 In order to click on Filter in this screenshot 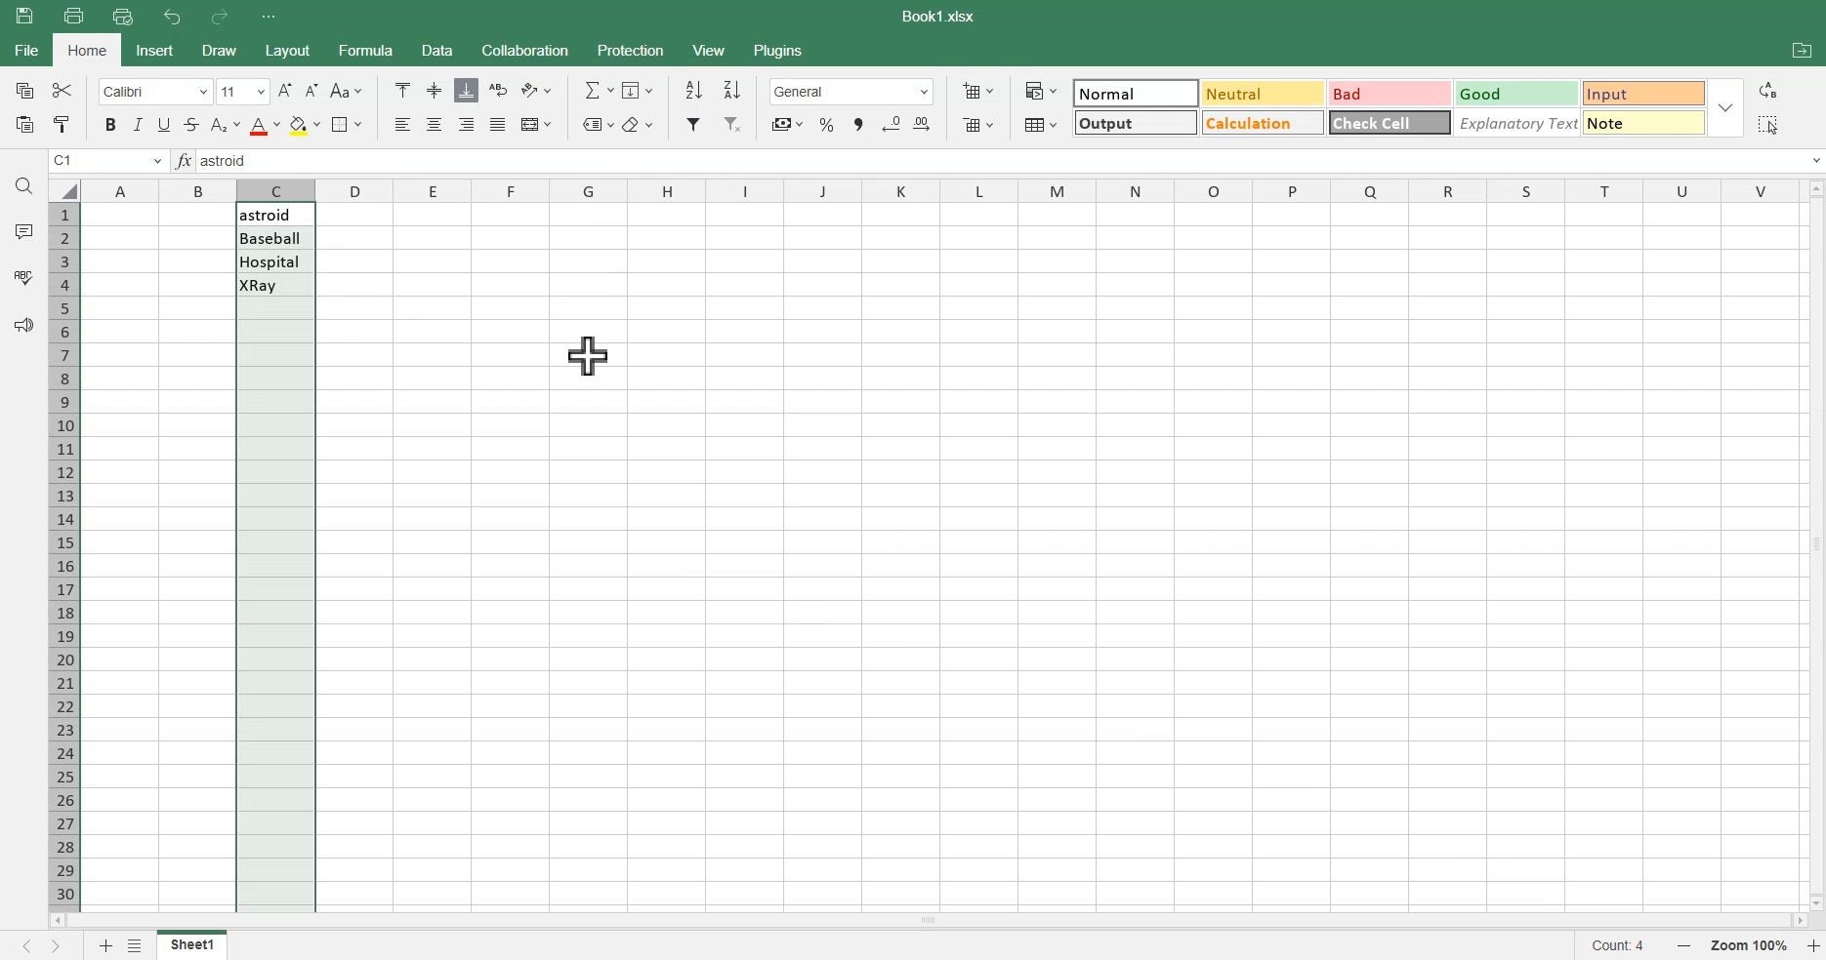, I will do `click(694, 124)`.